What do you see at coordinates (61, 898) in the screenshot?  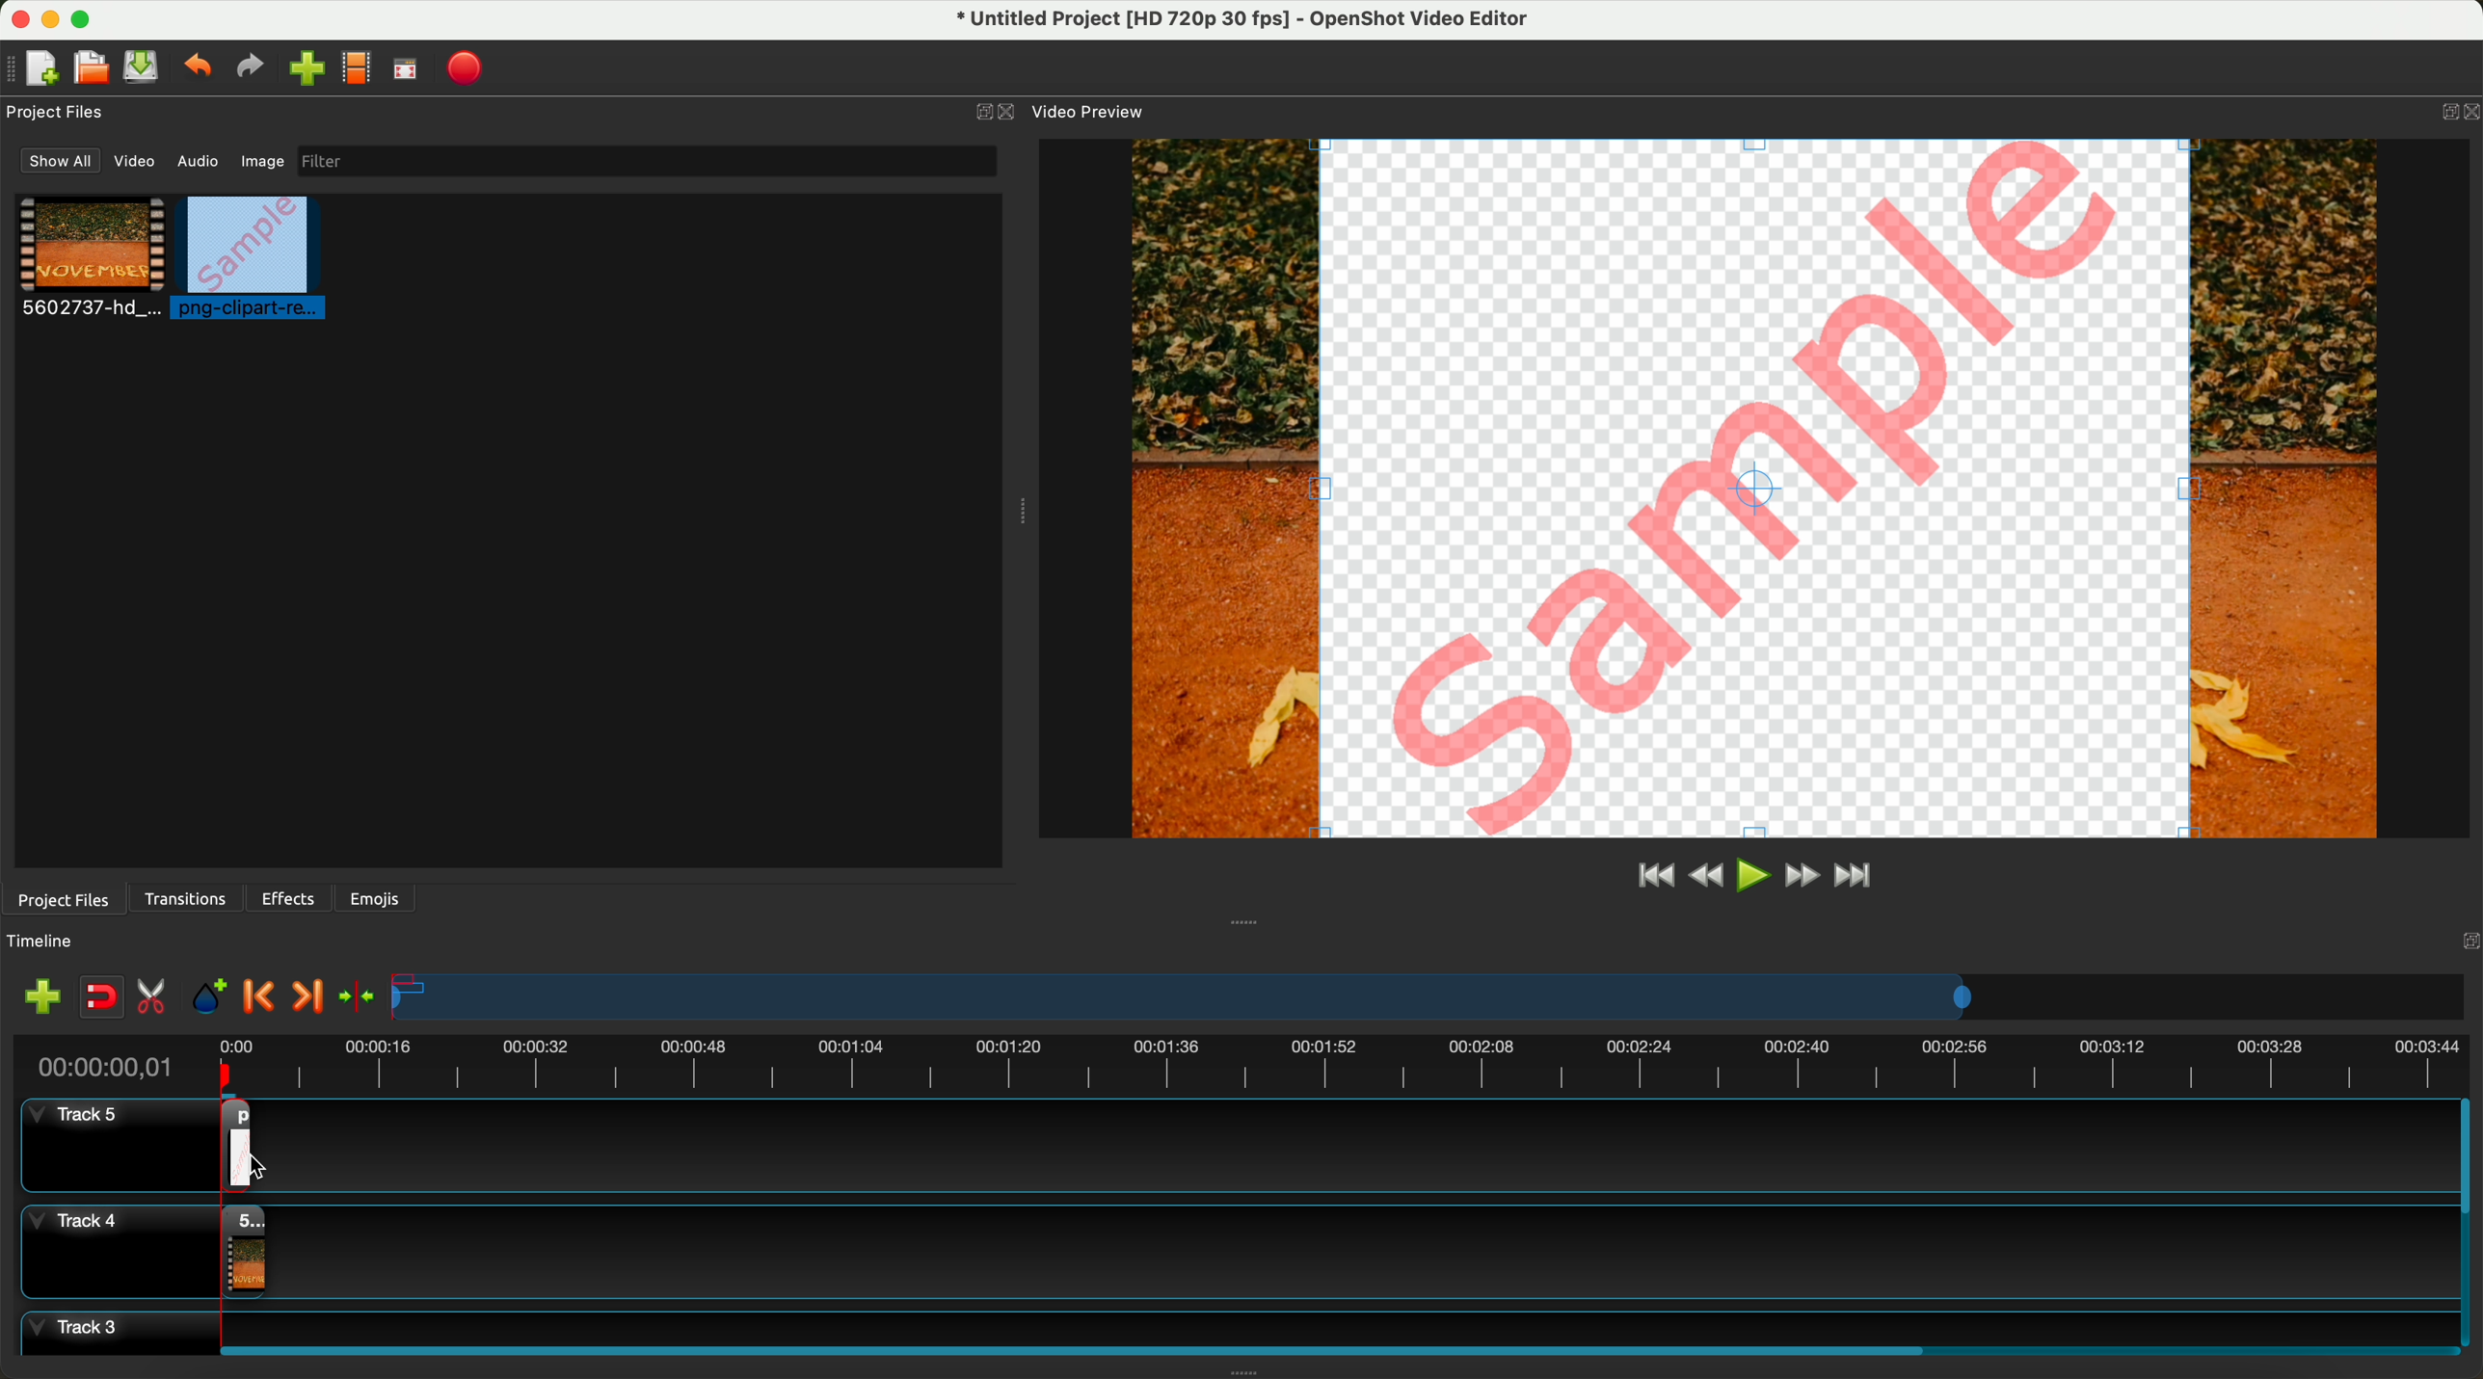 I see `project files` at bounding box center [61, 898].